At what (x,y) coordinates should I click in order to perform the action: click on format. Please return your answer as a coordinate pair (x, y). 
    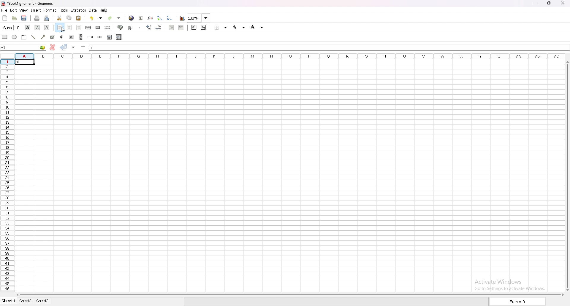
    Looking at the image, I should click on (50, 10).